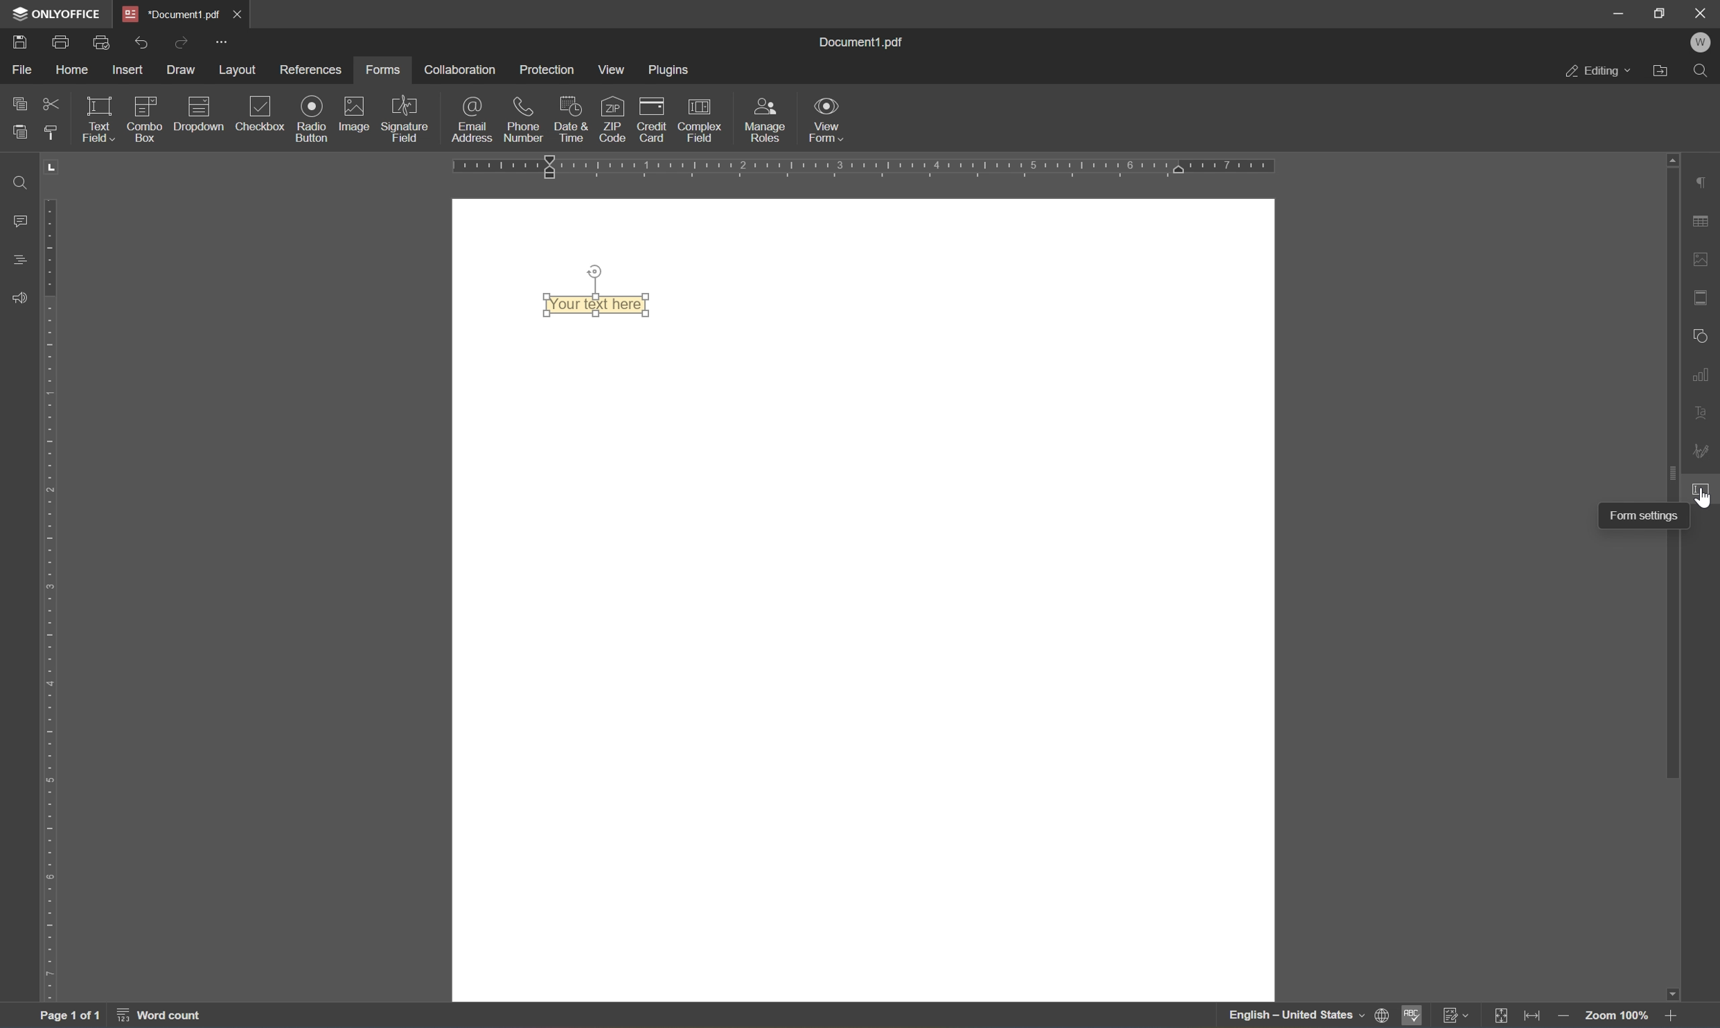 This screenshot has height=1028, width=1720. What do you see at coordinates (263, 117) in the screenshot?
I see `` at bounding box center [263, 117].